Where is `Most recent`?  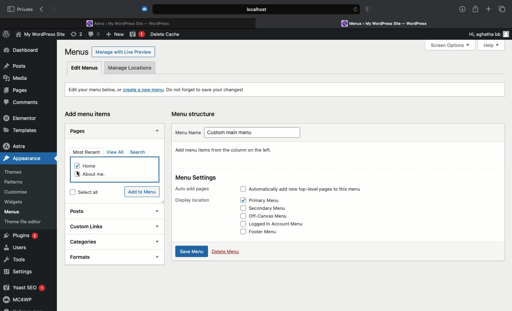 Most recent is located at coordinates (85, 152).